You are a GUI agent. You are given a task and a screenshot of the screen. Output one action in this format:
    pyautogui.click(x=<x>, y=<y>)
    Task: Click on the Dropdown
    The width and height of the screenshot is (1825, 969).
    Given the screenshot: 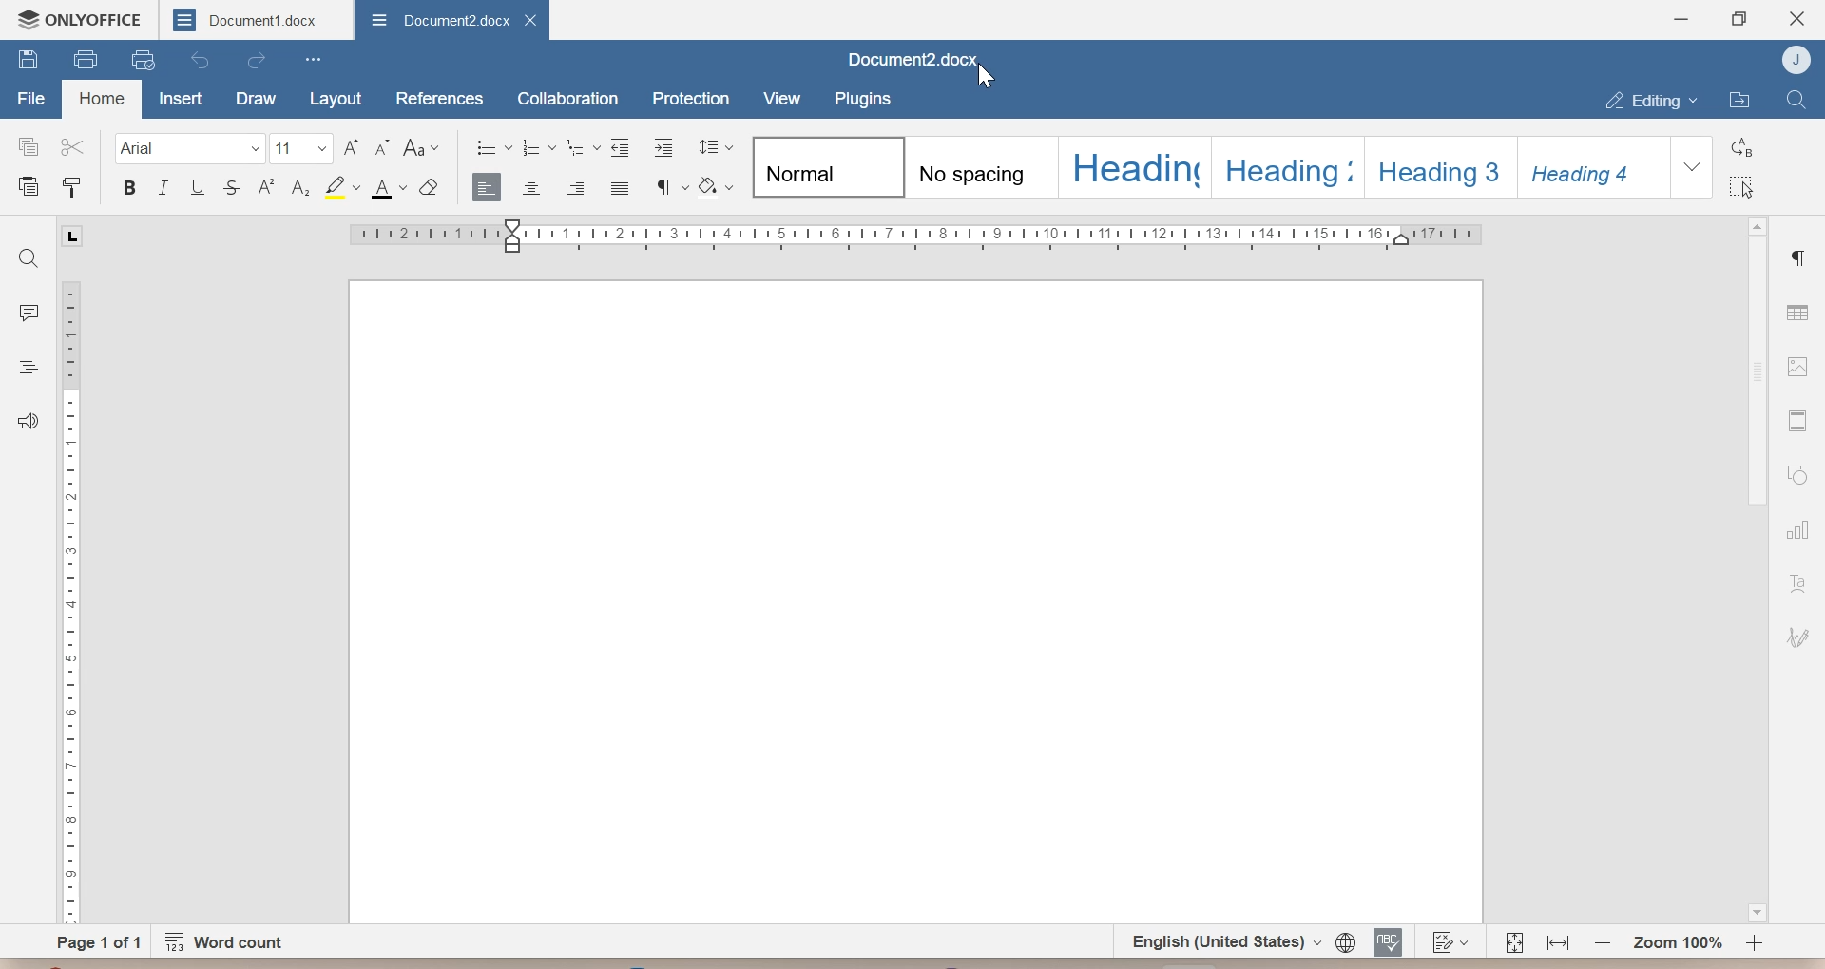 What is the action you would take?
    pyautogui.click(x=1692, y=167)
    